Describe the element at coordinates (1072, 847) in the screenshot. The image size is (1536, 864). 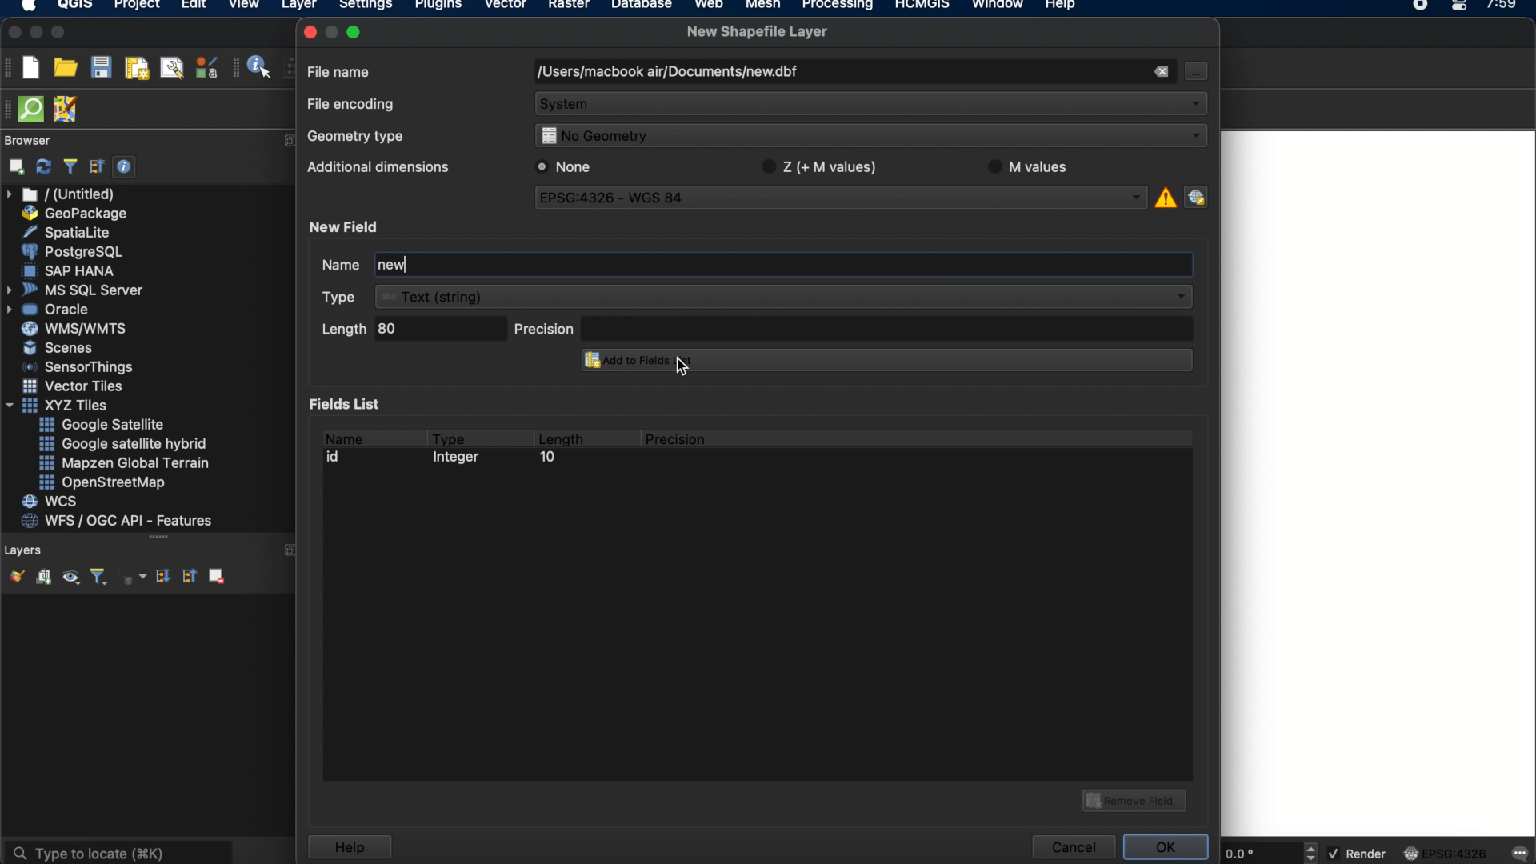
I see `cancel` at that location.